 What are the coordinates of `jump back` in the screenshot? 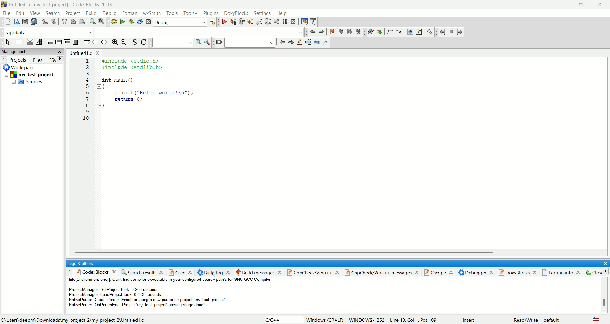 It's located at (282, 42).